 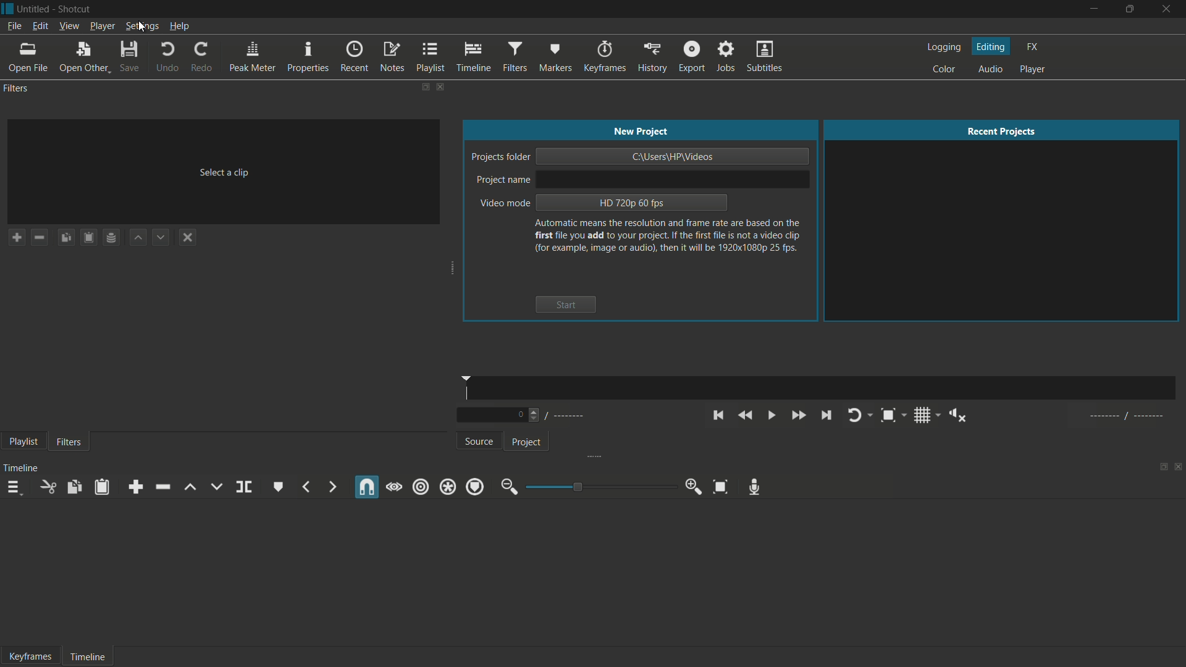 I want to click on open other, so click(x=87, y=58).